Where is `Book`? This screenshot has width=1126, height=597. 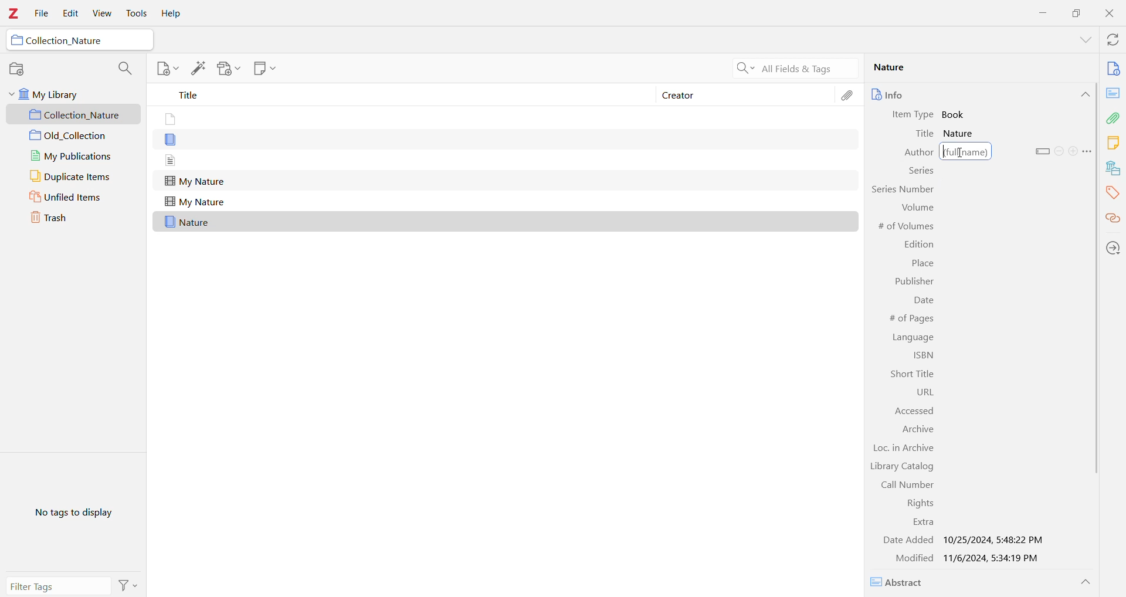
Book is located at coordinates (957, 114).